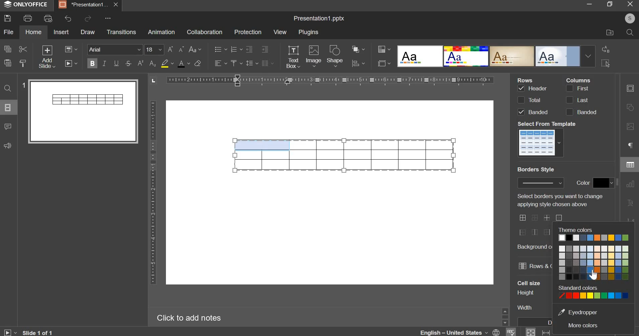  I want to click on Rows, so click(527, 80).